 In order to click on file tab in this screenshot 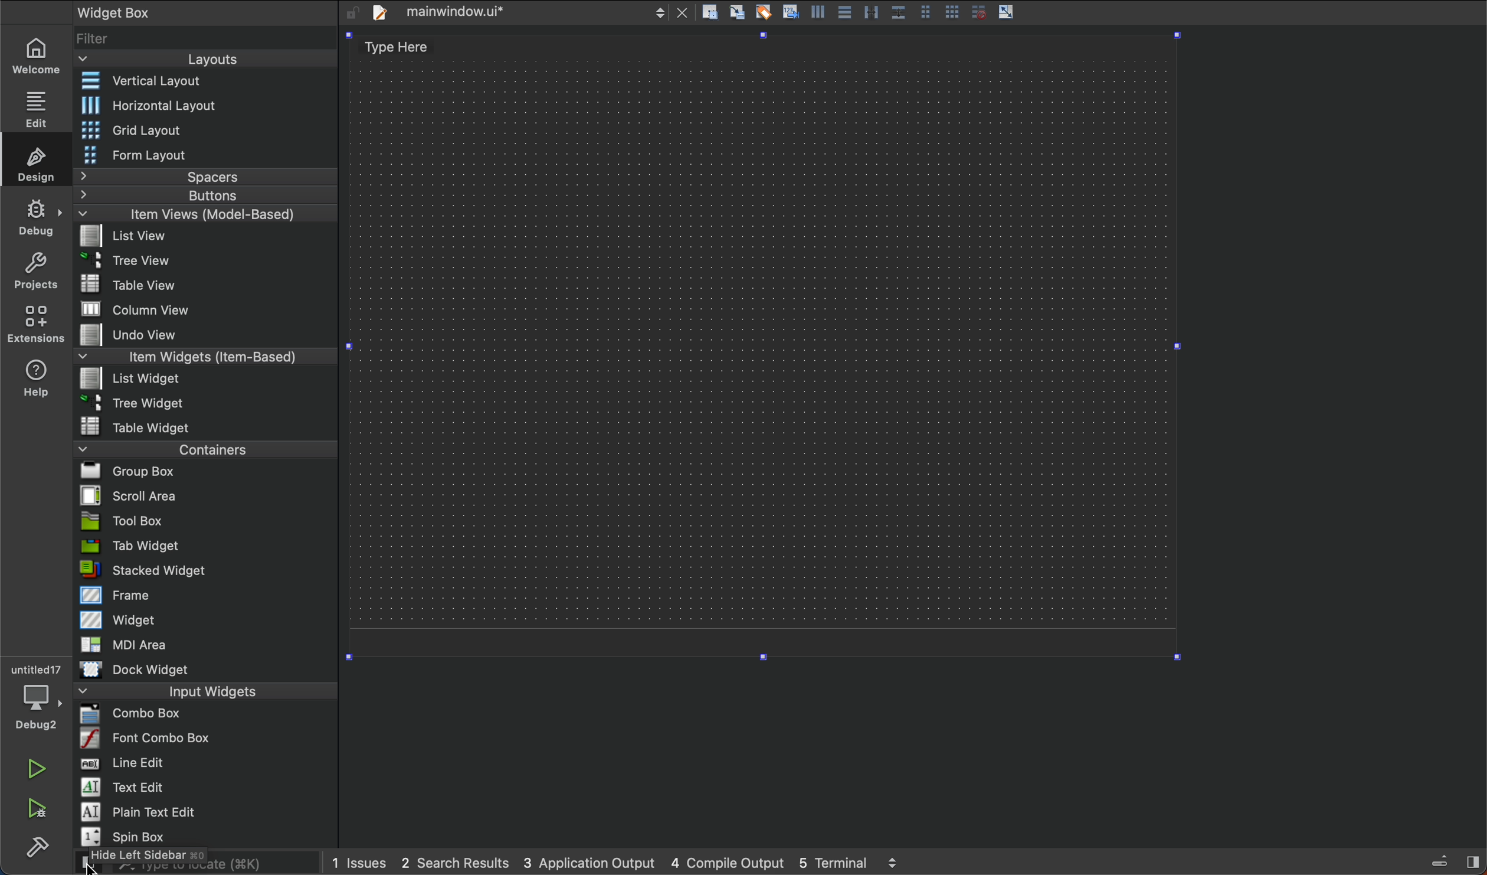, I will do `click(518, 13)`.